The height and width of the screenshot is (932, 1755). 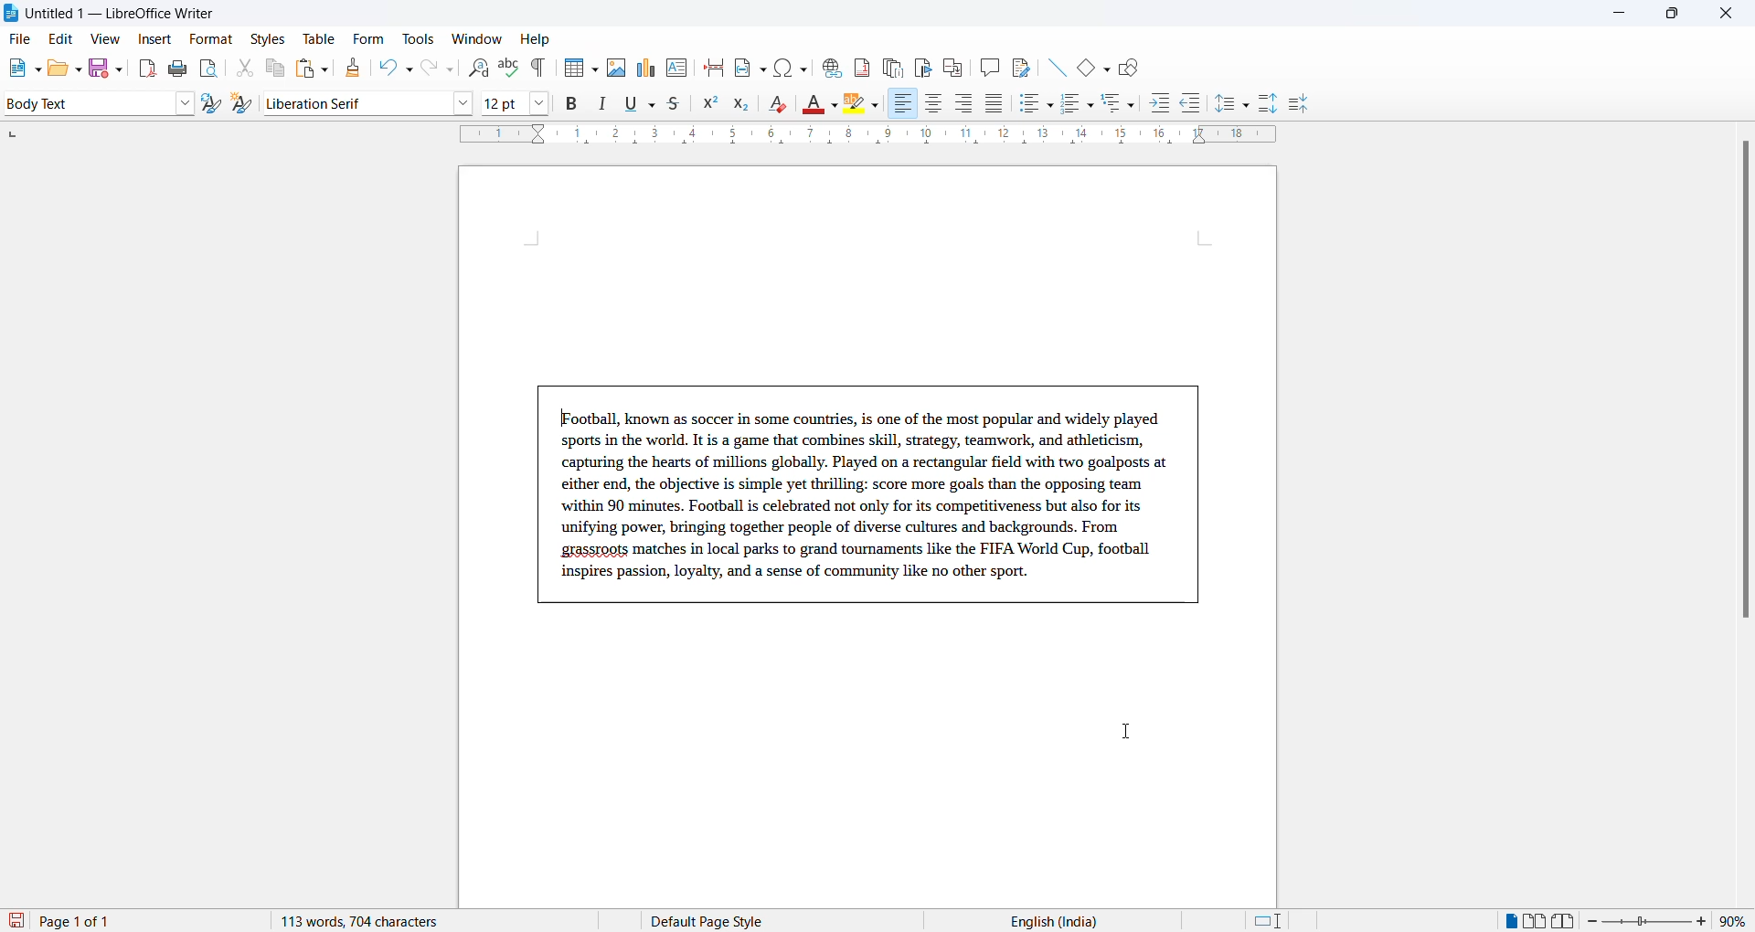 I want to click on insert cross-reference, so click(x=1019, y=66).